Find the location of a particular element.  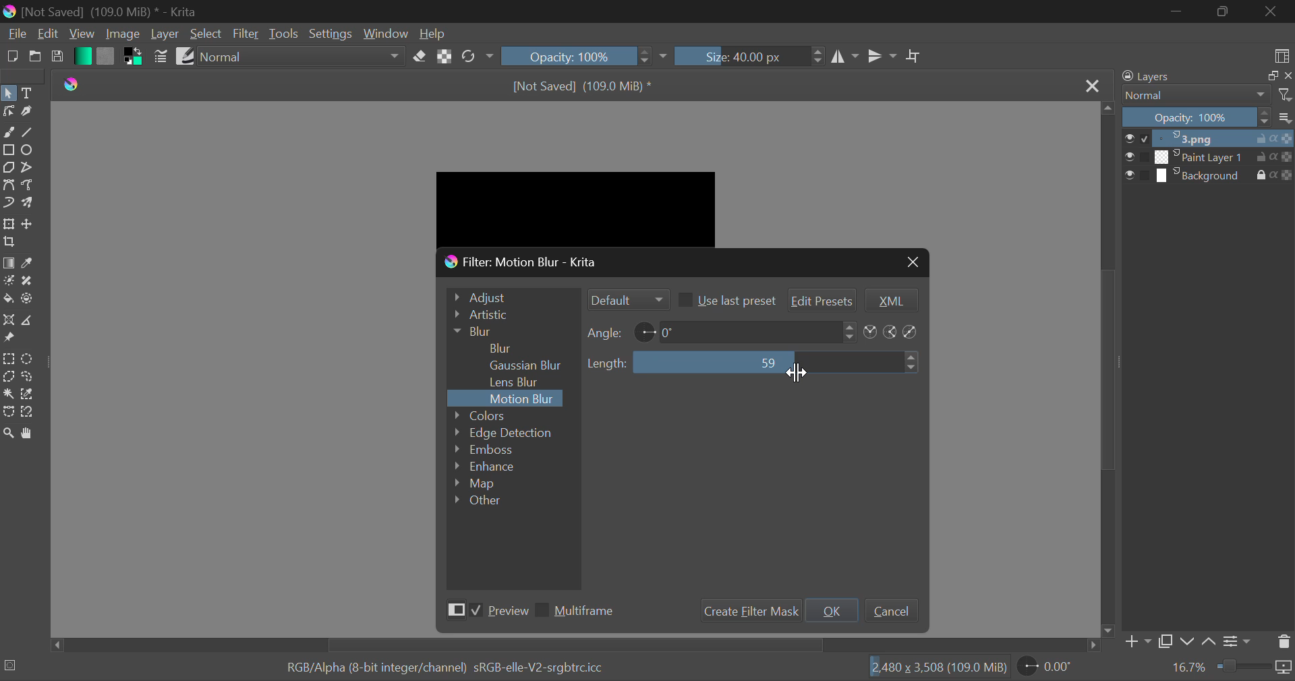

Blur is located at coordinates (502, 347).